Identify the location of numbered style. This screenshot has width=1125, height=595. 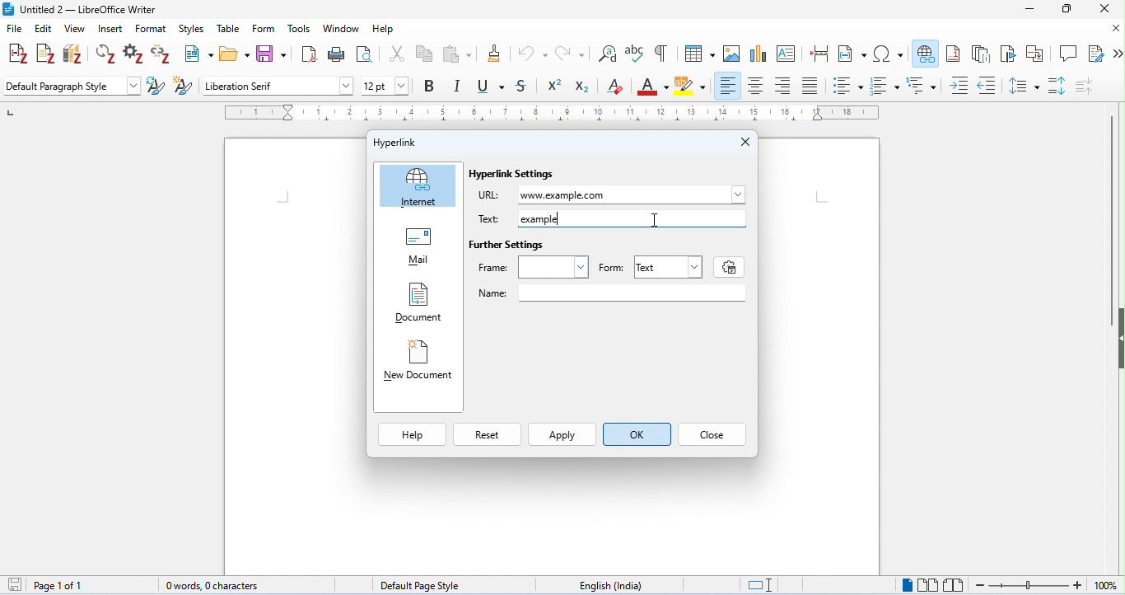
(886, 87).